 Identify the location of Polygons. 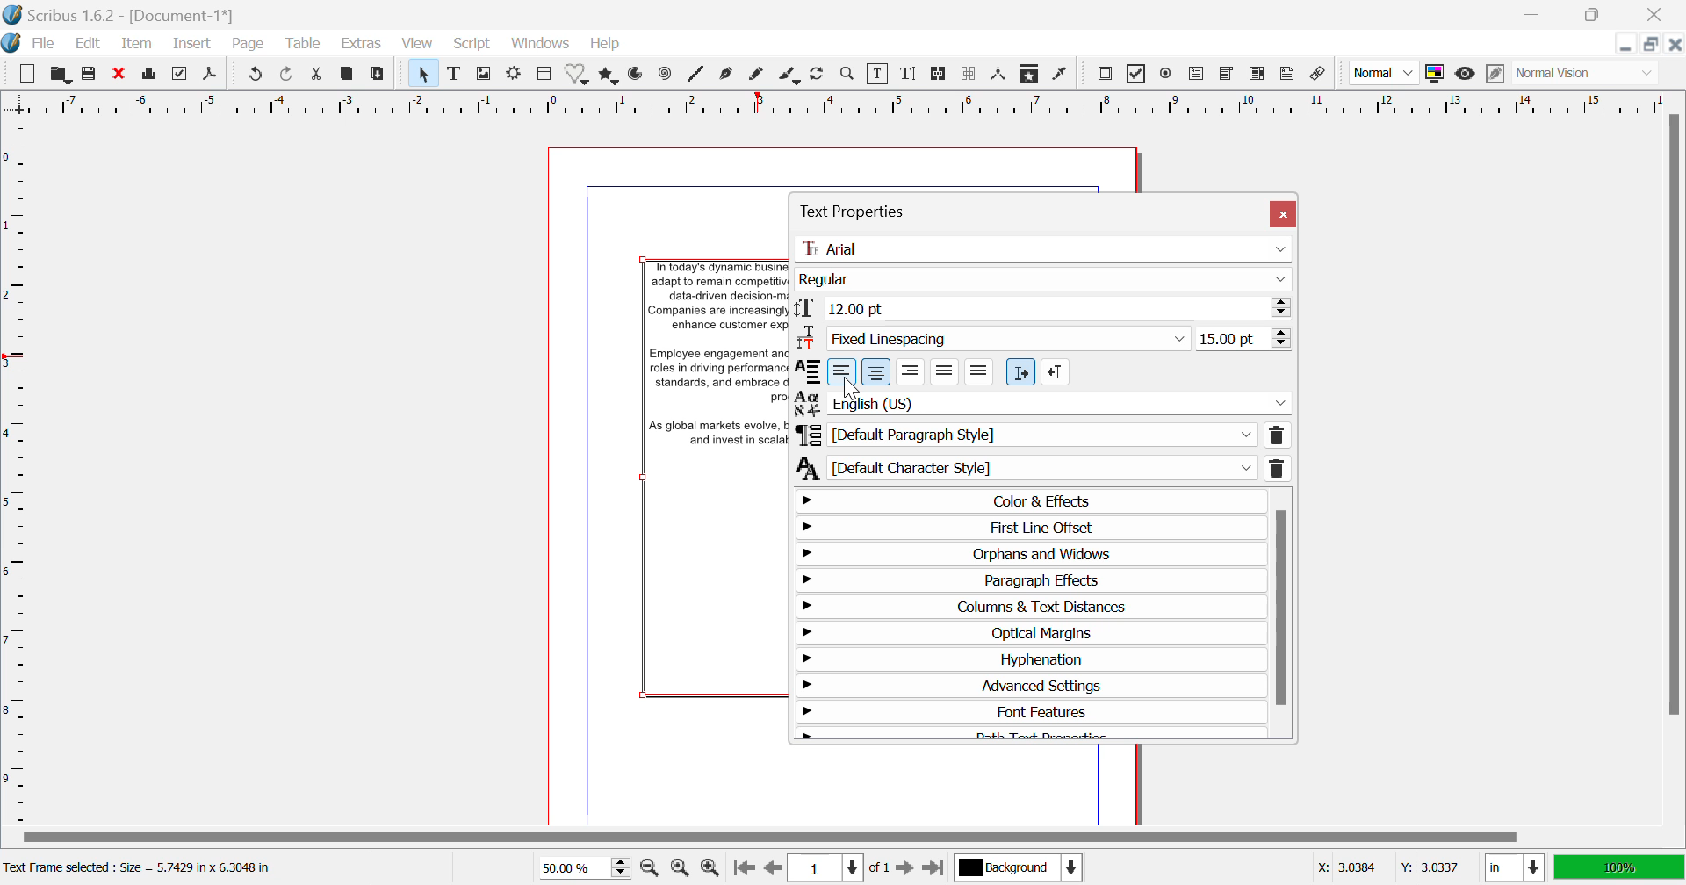
(610, 74).